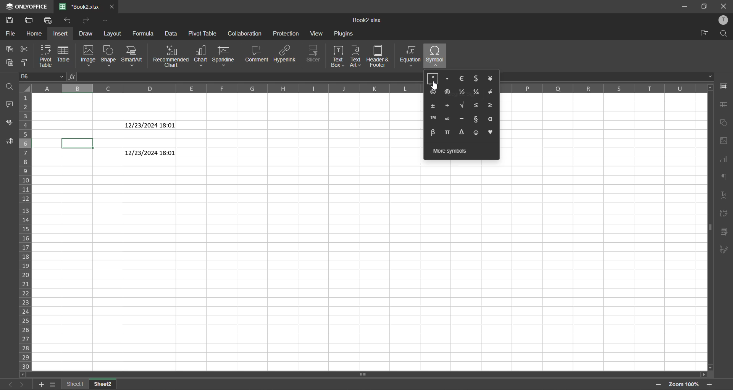 This screenshot has height=390, width=733. Describe the element at coordinates (41, 385) in the screenshot. I see `add sheet` at that location.